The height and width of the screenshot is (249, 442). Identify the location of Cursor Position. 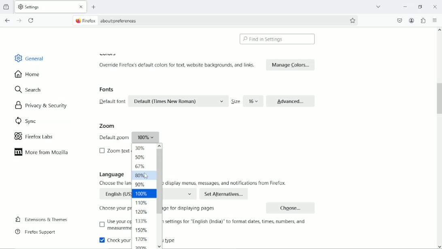
(145, 176).